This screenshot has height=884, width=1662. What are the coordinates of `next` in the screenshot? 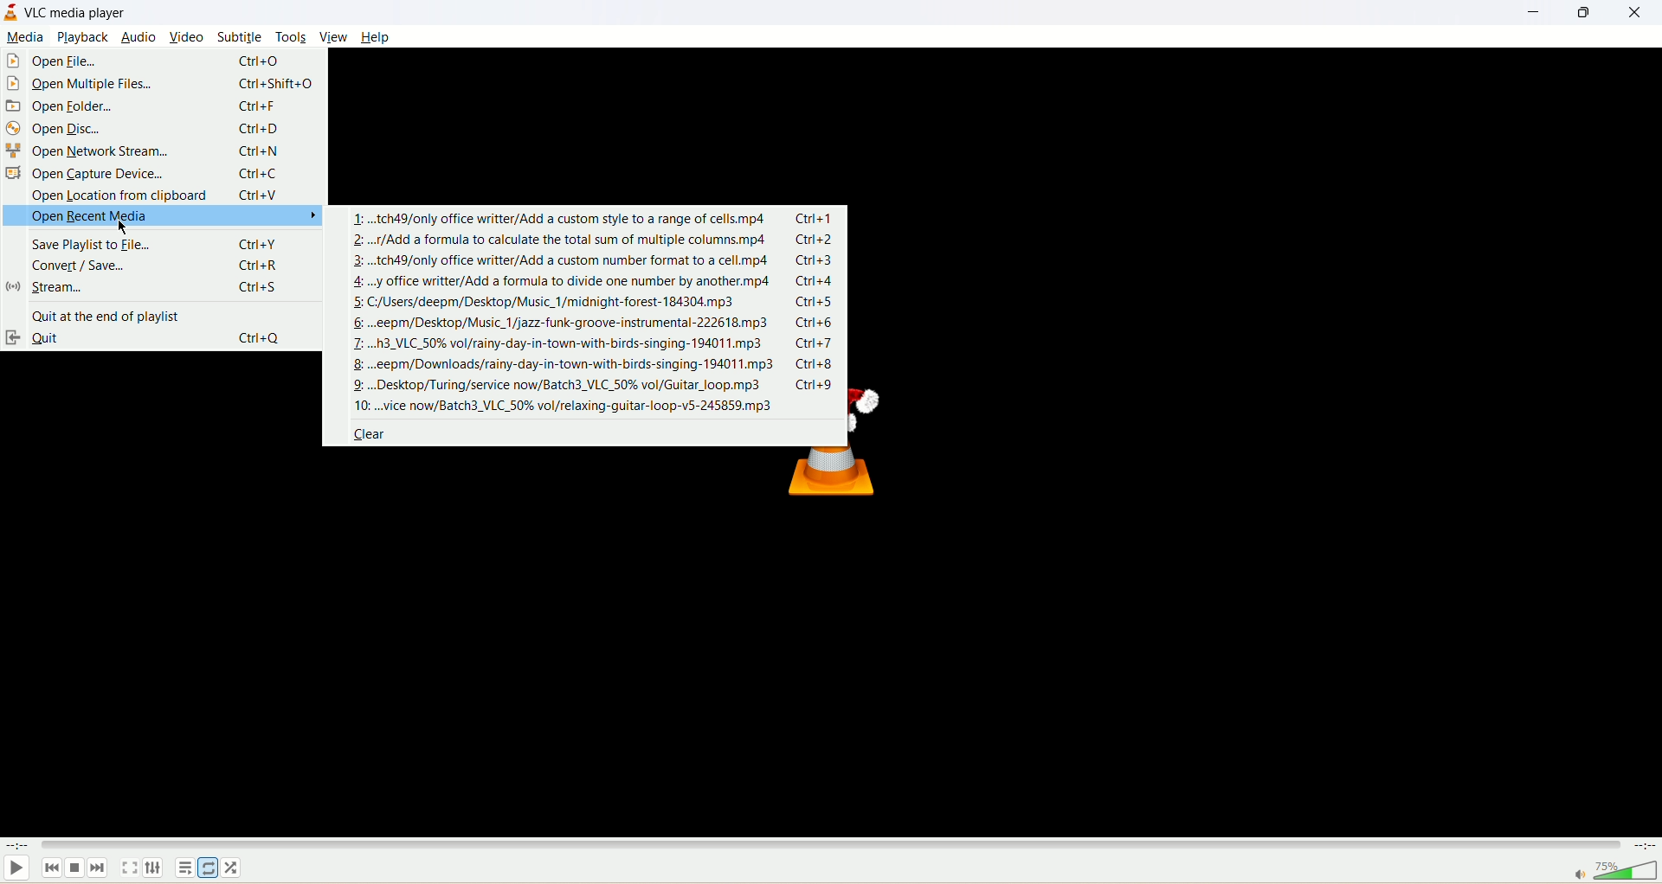 It's located at (100, 869).